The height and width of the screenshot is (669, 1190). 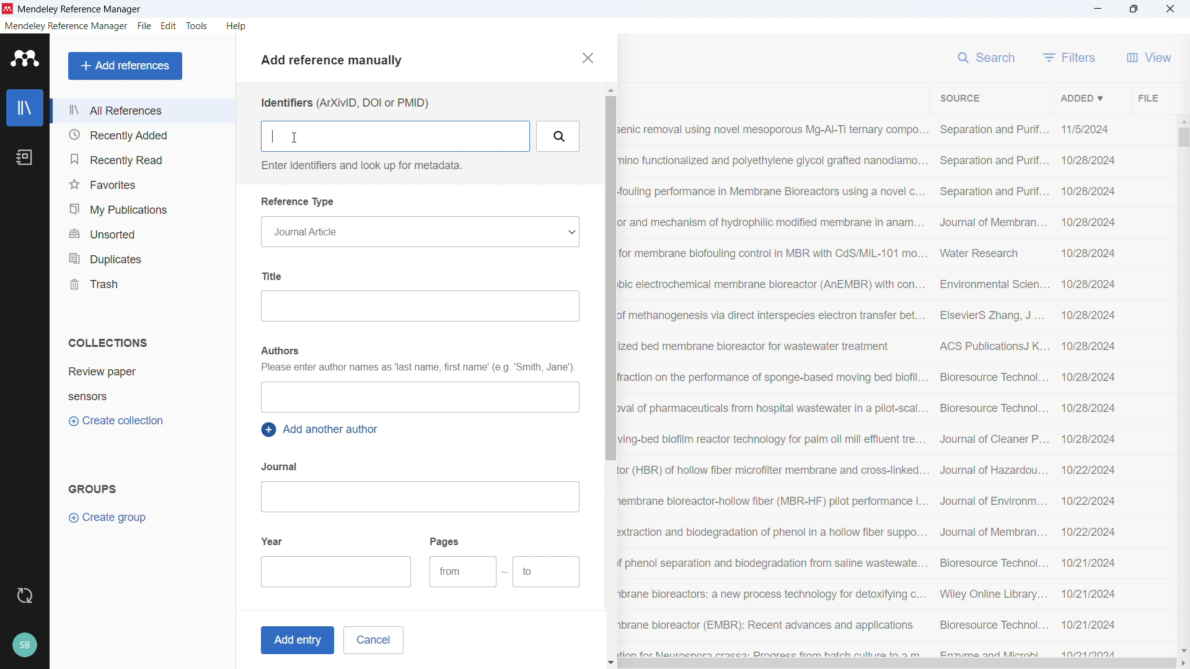 What do you see at coordinates (144, 396) in the screenshot?
I see `Collection 2 ` at bounding box center [144, 396].